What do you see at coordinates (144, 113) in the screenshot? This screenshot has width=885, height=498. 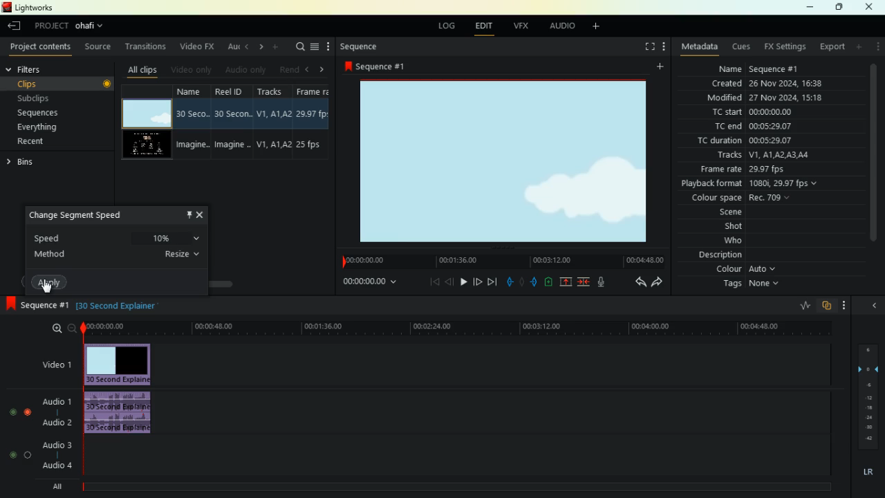 I see `video` at bounding box center [144, 113].